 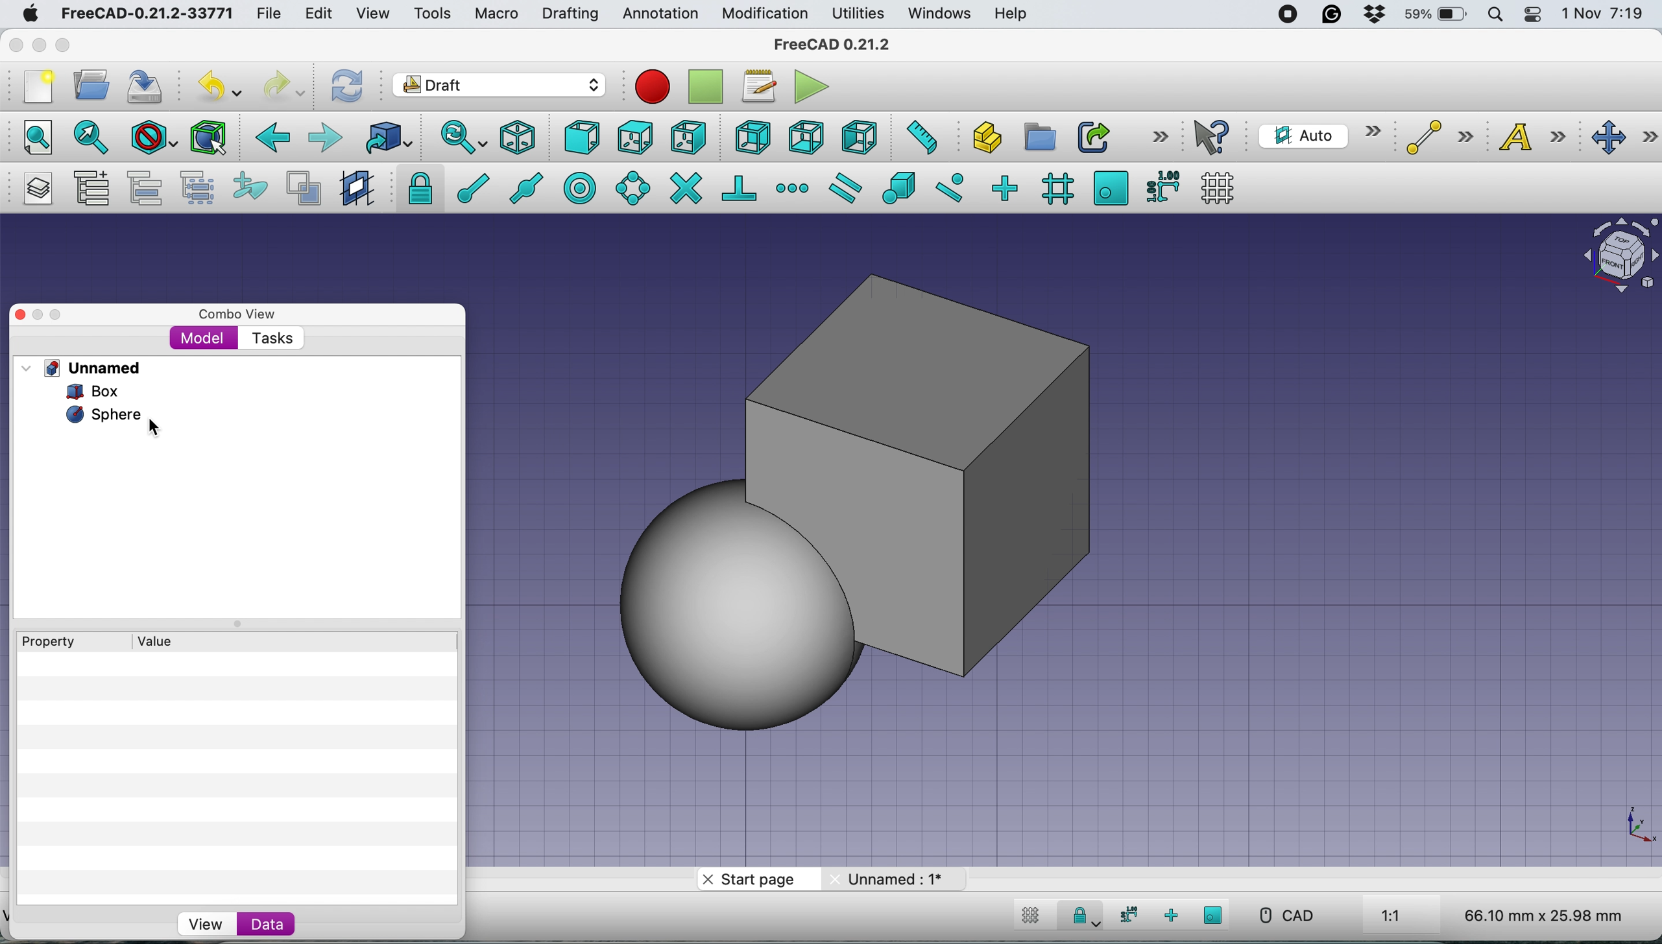 I want to click on bounding box, so click(x=207, y=137).